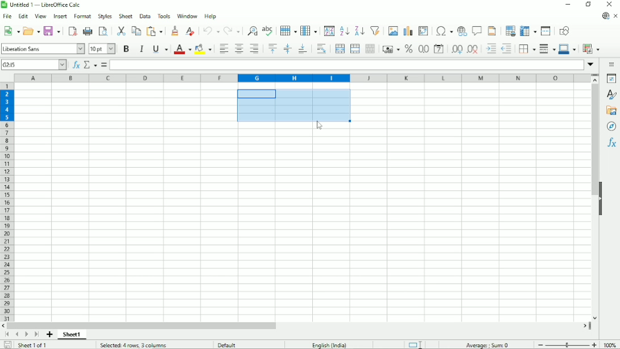 This screenshot has height=349, width=620. Describe the element at coordinates (141, 49) in the screenshot. I see `Italic` at that location.